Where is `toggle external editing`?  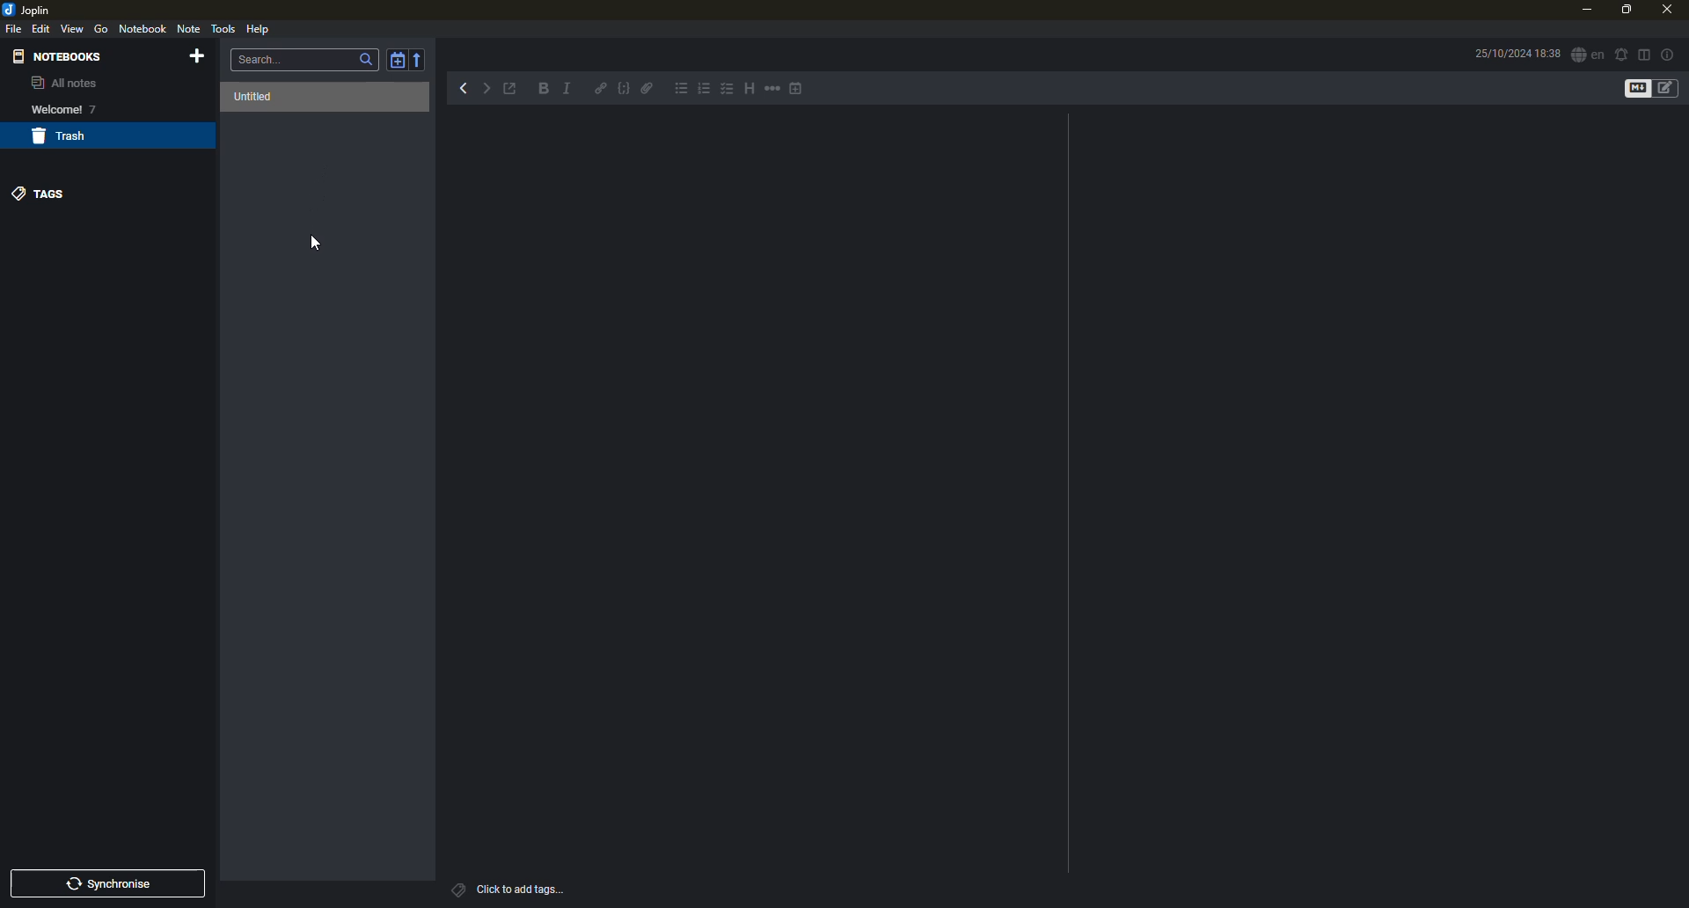
toggle external editing is located at coordinates (515, 90).